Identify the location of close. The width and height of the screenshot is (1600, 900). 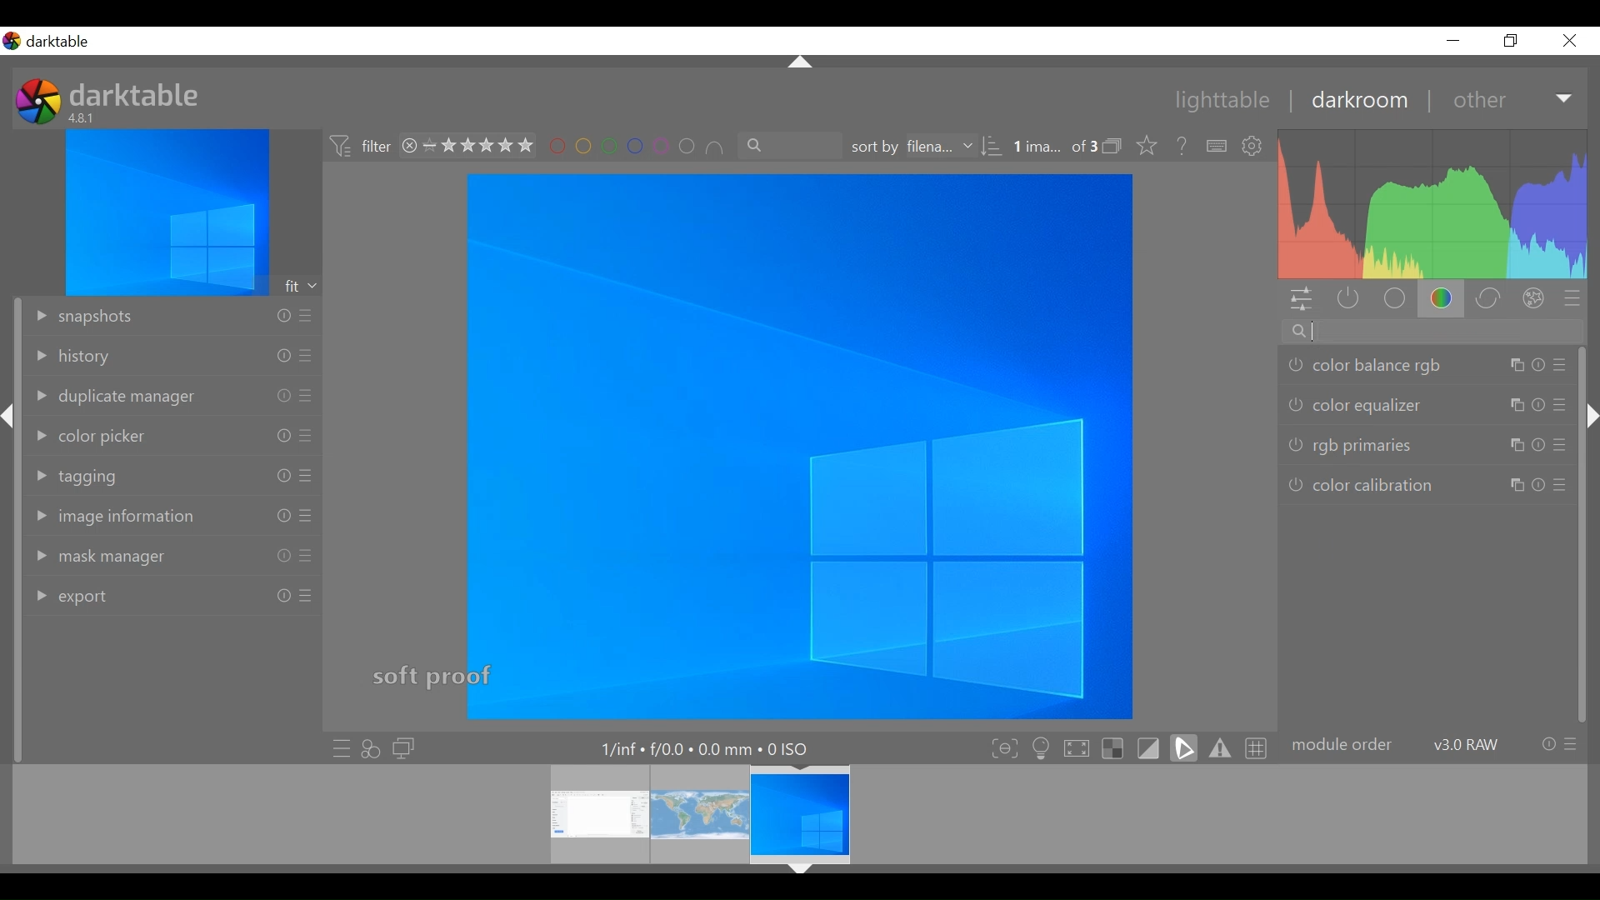
(1568, 41).